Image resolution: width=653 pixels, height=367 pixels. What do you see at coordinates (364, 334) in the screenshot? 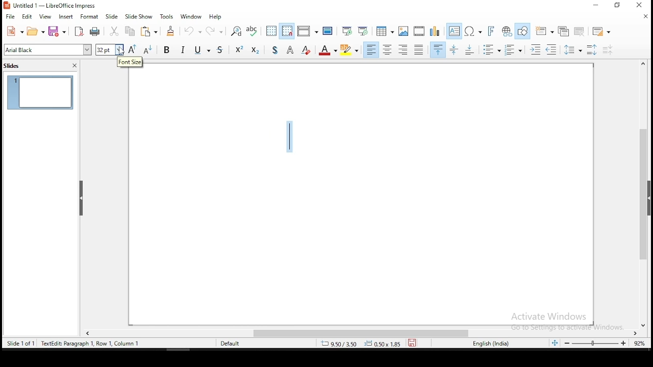
I see `scroll bar` at bounding box center [364, 334].